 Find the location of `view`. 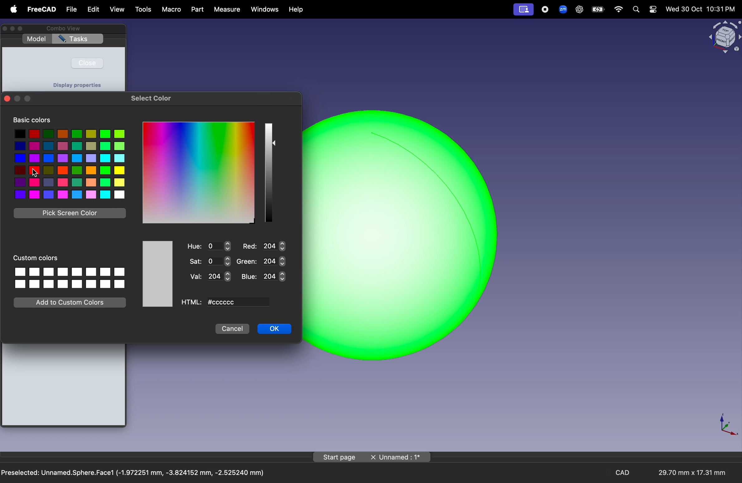

view is located at coordinates (118, 10).